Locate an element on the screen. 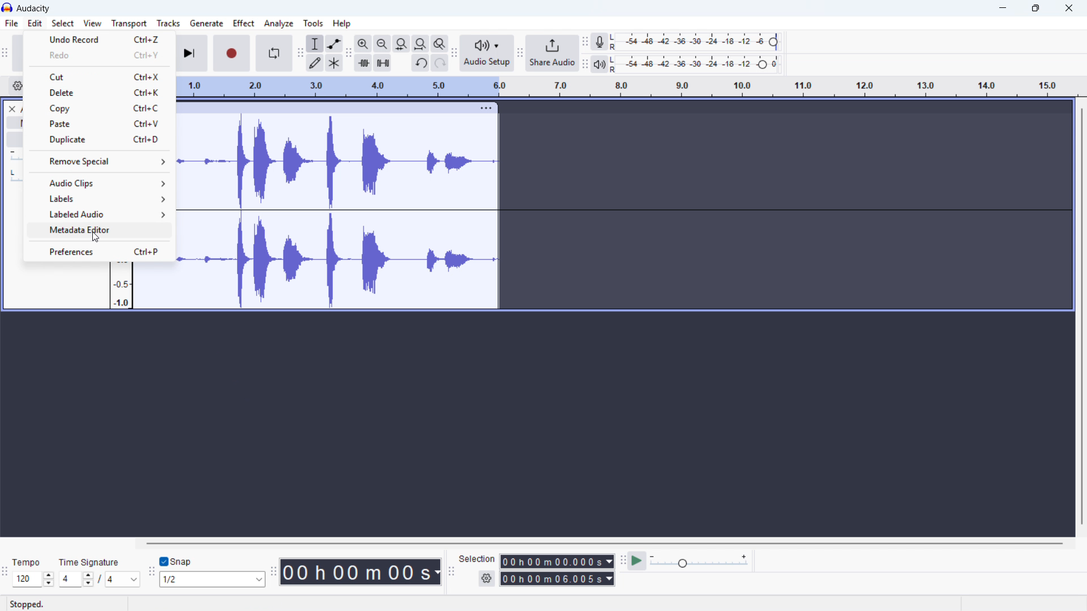 This screenshot has width=1087, height=611. analyze is located at coordinates (278, 24).